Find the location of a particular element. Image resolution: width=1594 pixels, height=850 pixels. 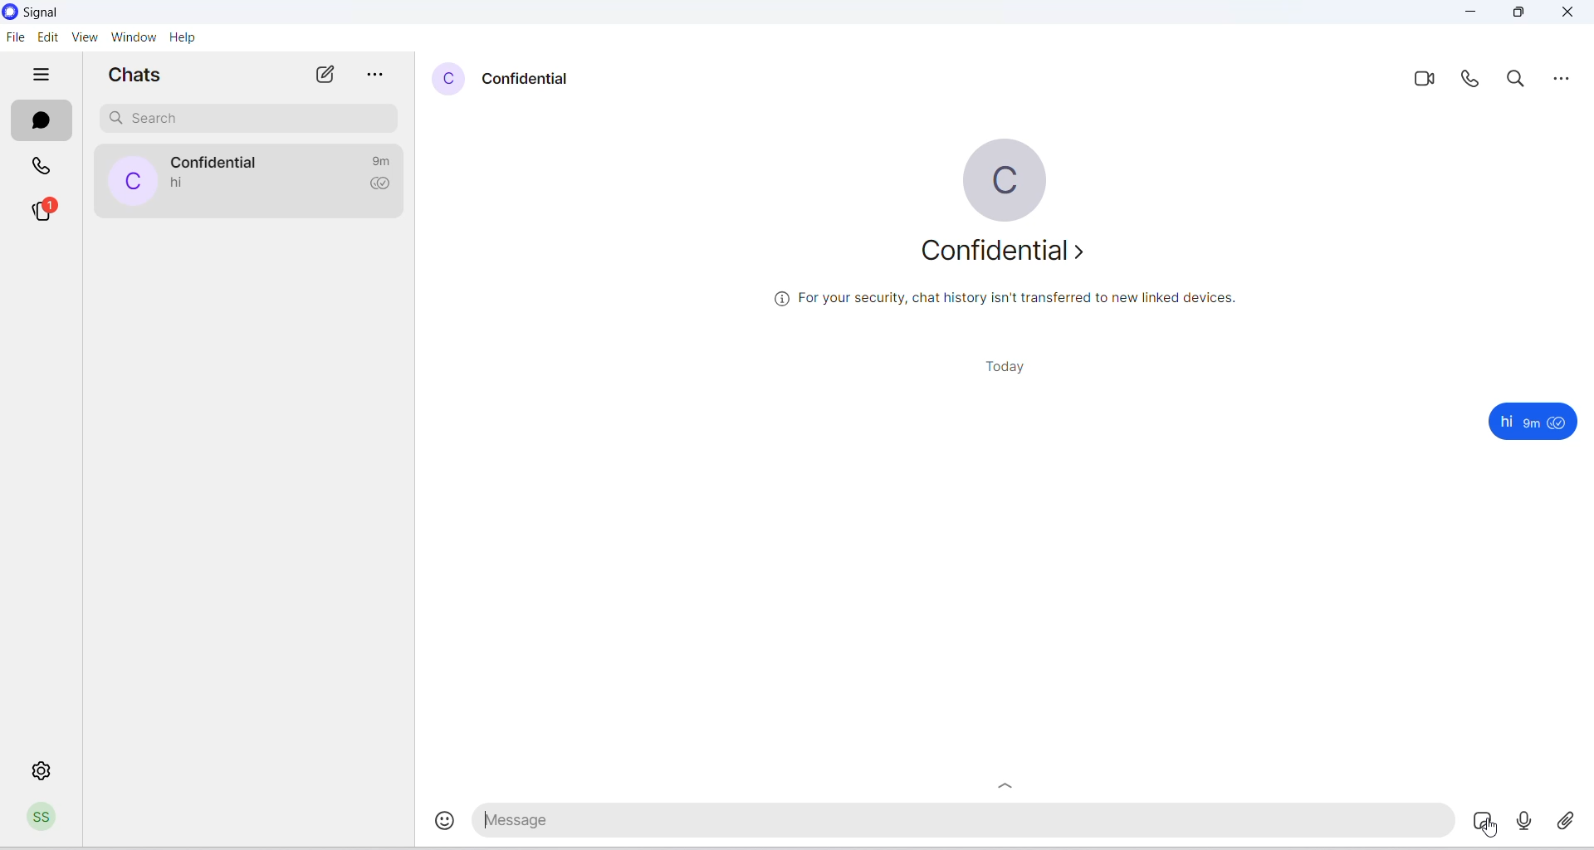

profile picture is located at coordinates (1002, 180).